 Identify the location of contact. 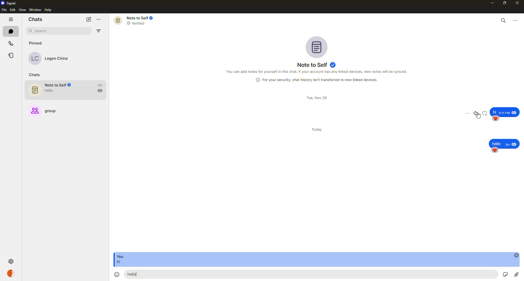
(52, 58).